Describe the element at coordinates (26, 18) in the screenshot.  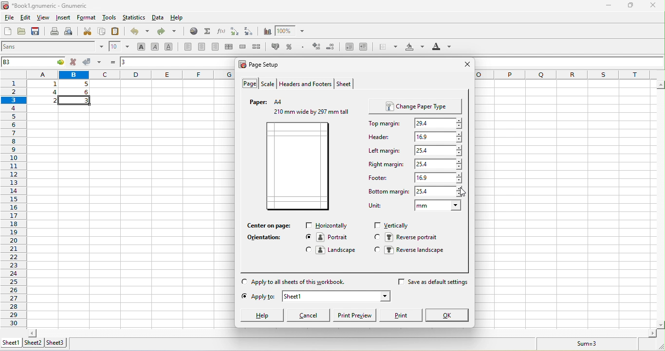
I see `edit` at that location.